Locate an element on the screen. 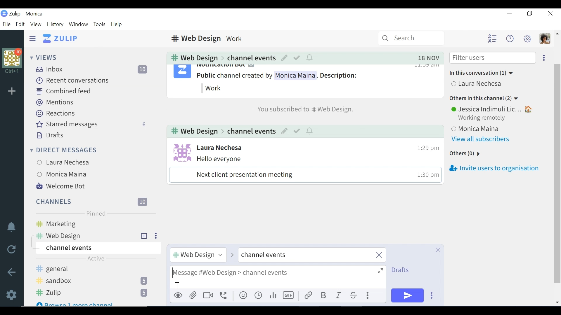 The width and height of the screenshot is (561, 315). View all subscribers is located at coordinates (483, 139).